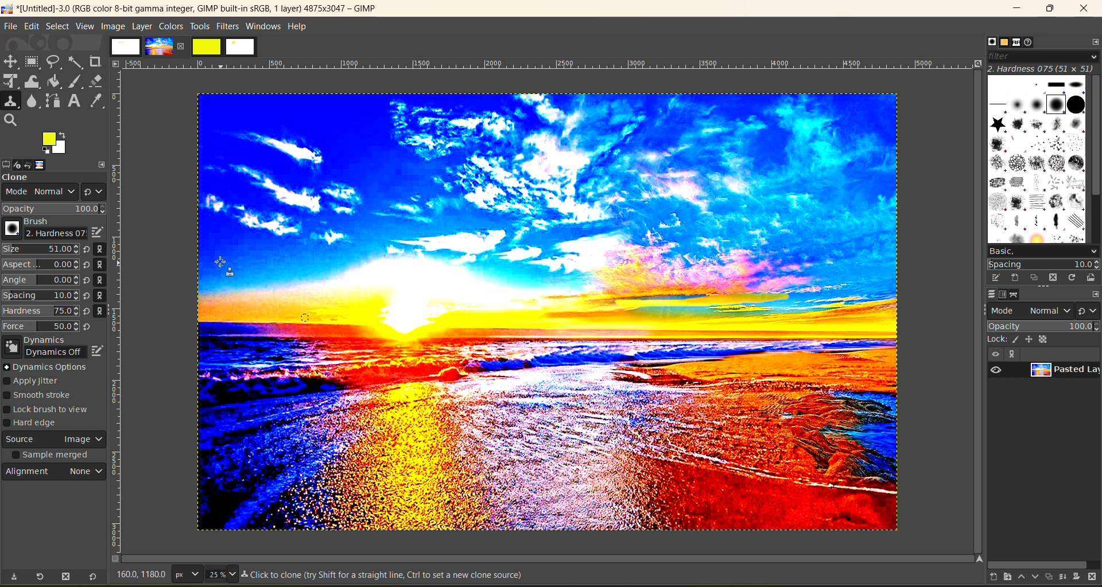 The width and height of the screenshot is (1102, 587). I want to click on erase, so click(96, 81).